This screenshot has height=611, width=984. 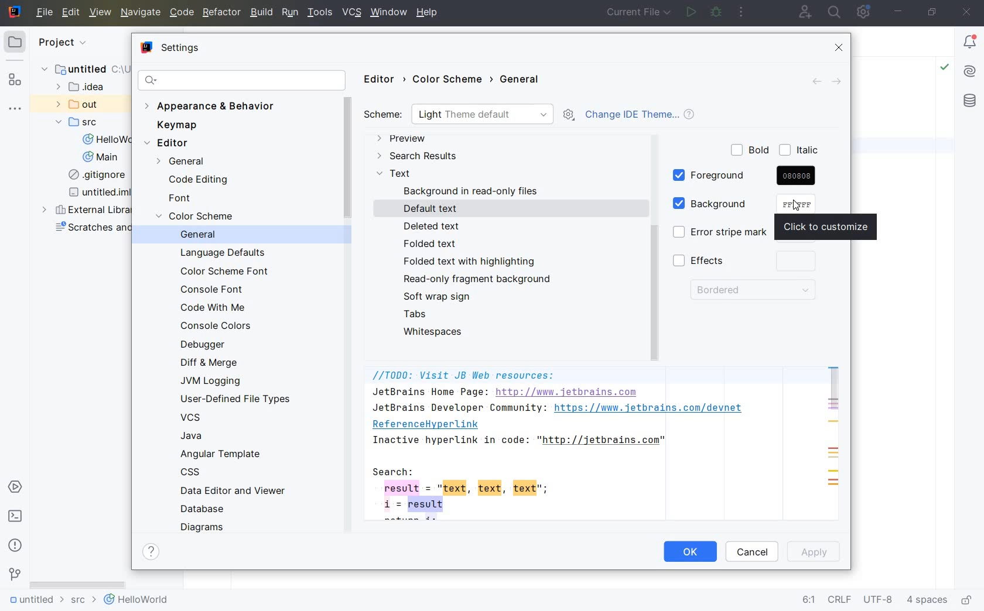 I want to click on SHOW HELP CONTENTS, so click(x=153, y=553).